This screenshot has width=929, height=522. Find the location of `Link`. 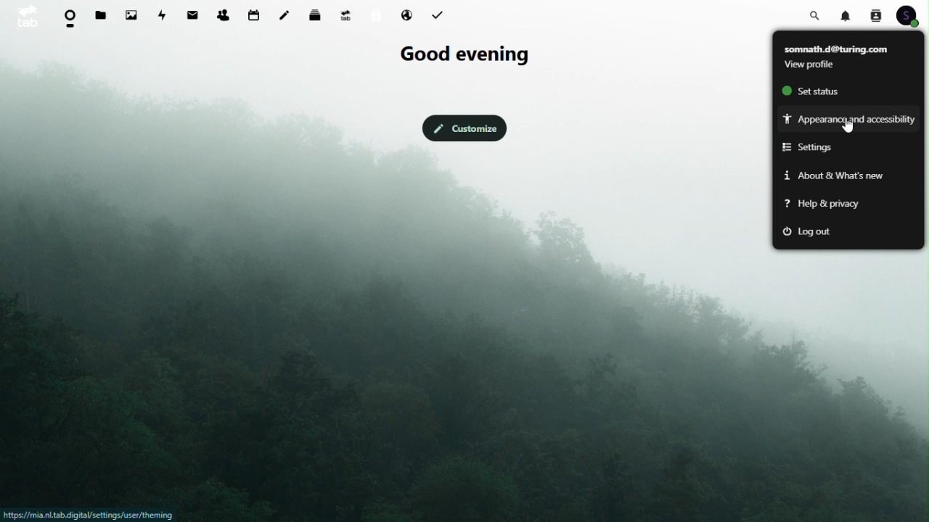

Link is located at coordinates (90, 515).